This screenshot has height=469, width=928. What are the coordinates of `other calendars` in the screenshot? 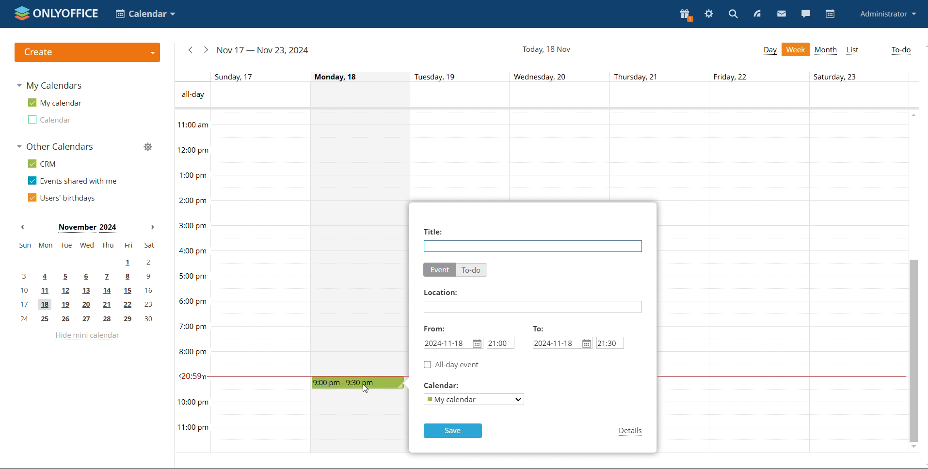 It's located at (55, 147).